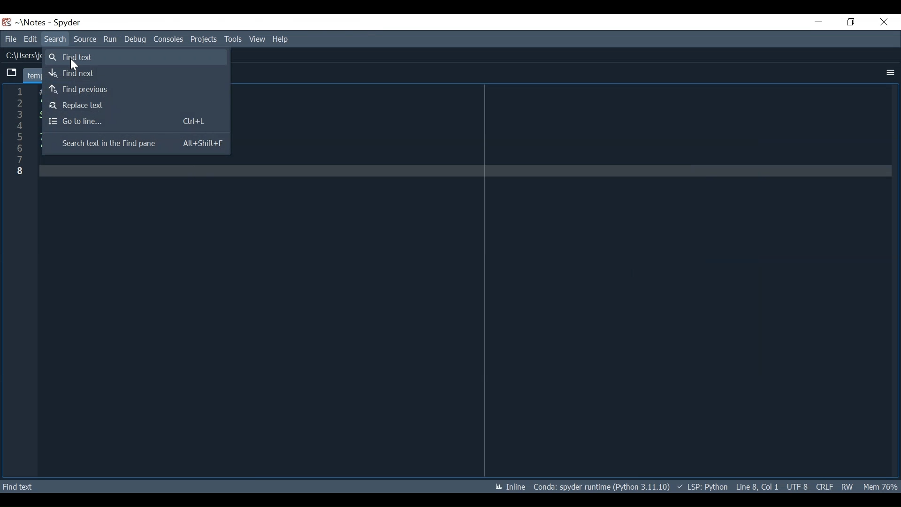 This screenshot has height=507, width=901. What do you see at coordinates (138, 144) in the screenshot?
I see `Search Text in the Find Pane` at bounding box center [138, 144].